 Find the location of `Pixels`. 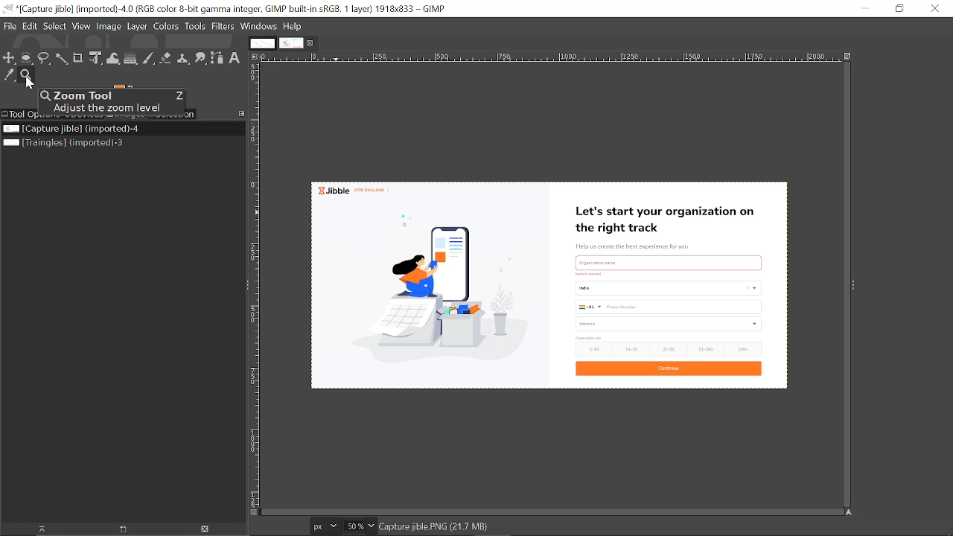

Pixels is located at coordinates (326, 526).